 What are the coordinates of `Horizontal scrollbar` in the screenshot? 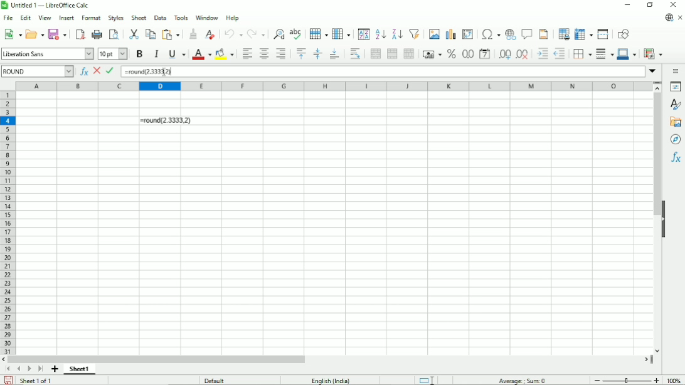 It's located at (156, 359).